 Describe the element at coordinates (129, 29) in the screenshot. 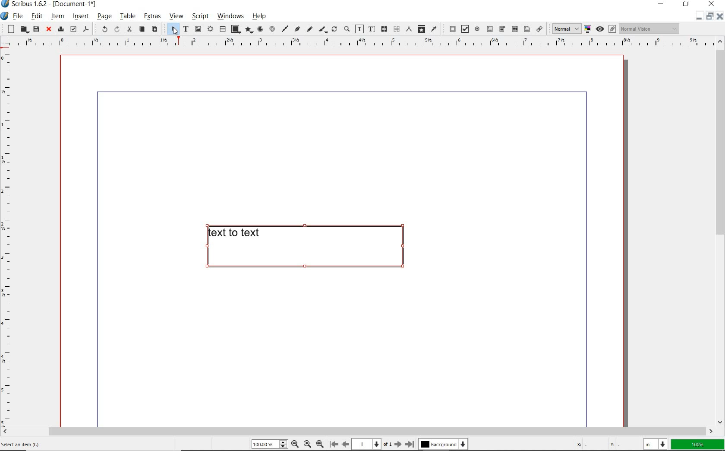

I see `cut` at that location.